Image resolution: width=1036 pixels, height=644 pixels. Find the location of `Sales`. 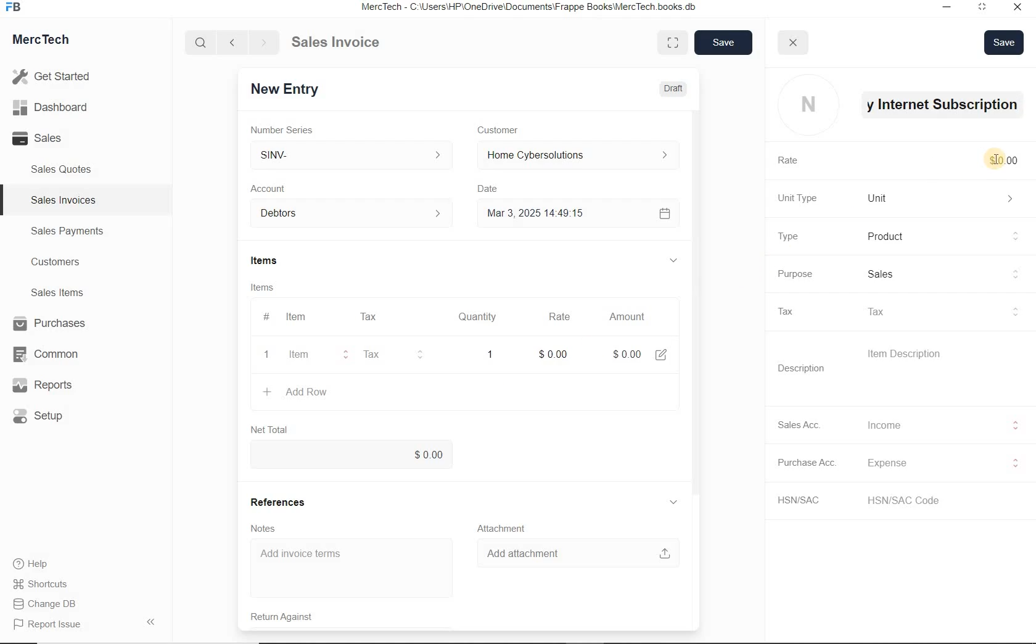

Sales is located at coordinates (55, 138).